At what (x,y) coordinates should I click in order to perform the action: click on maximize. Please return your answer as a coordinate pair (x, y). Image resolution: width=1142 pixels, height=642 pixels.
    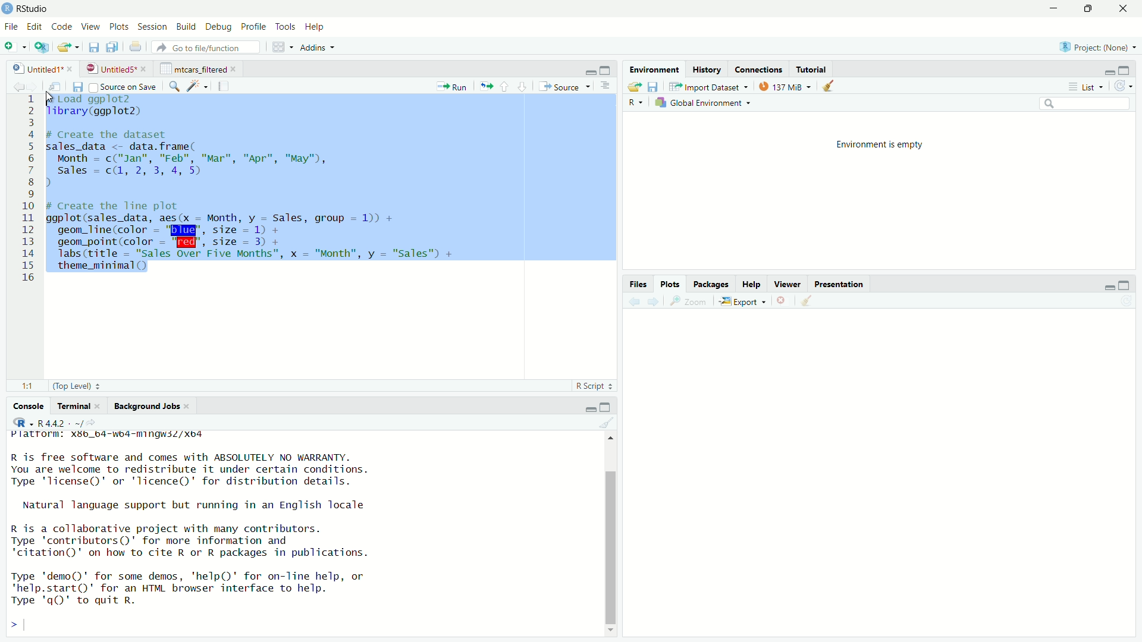
    Looking at the image, I should click on (605, 408).